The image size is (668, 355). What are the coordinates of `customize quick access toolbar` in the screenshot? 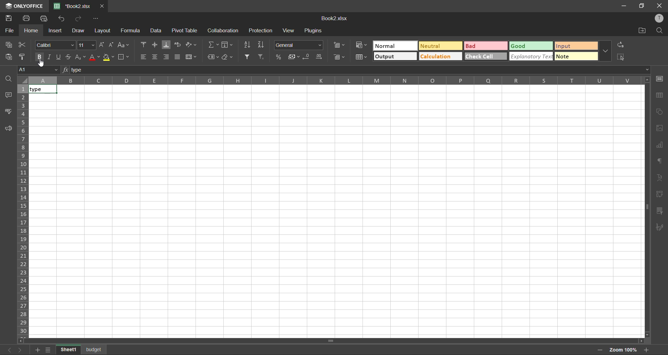 It's located at (96, 19).